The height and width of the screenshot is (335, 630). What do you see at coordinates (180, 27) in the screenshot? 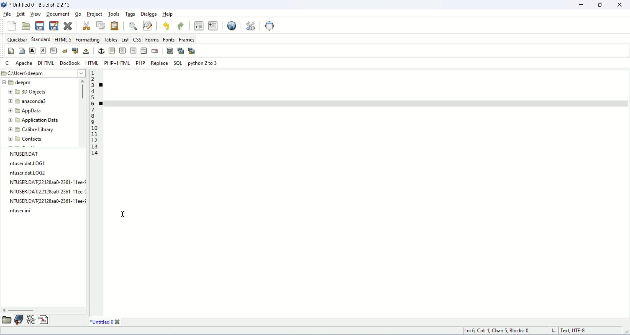
I see `redo` at bounding box center [180, 27].